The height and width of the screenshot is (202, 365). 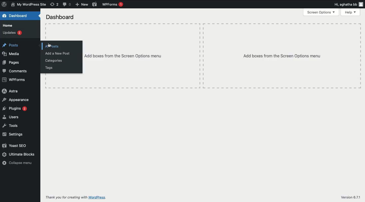 What do you see at coordinates (17, 162) in the screenshot?
I see `Collapse menu` at bounding box center [17, 162].